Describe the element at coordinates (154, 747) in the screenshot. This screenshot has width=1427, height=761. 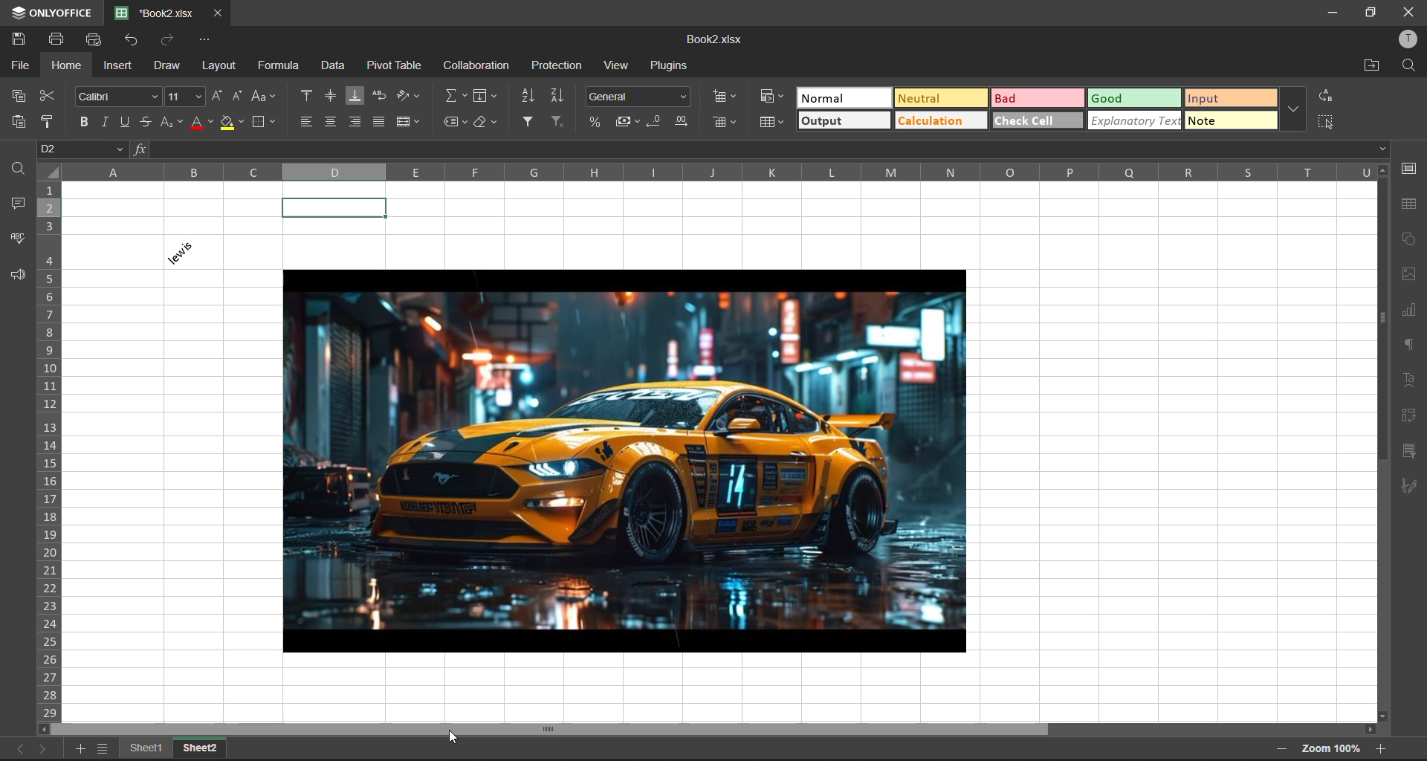
I see `sheet1` at that location.